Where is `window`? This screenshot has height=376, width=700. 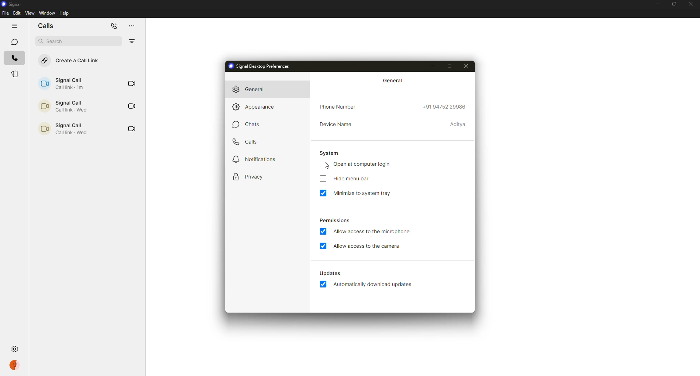 window is located at coordinates (47, 13).